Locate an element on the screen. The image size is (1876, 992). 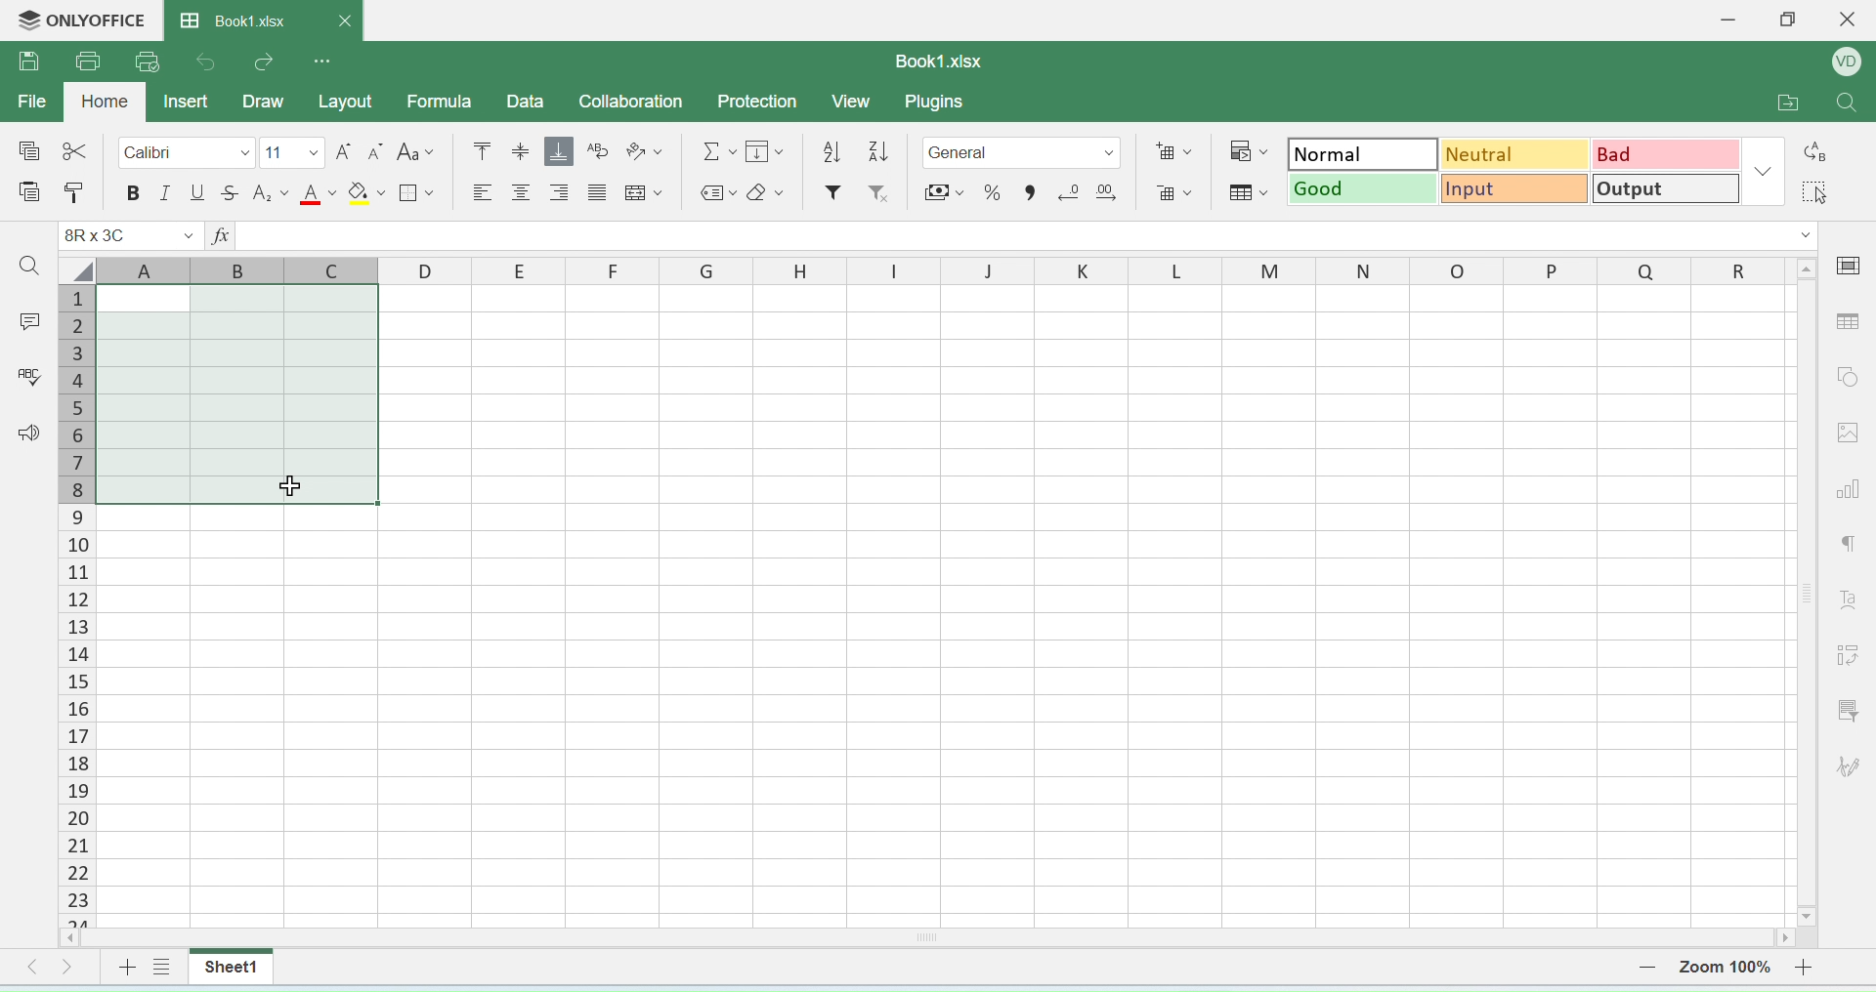
move right is located at coordinates (68, 970).